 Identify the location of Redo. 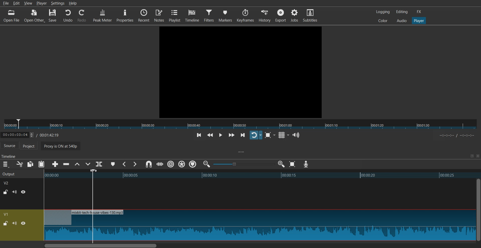
(82, 16).